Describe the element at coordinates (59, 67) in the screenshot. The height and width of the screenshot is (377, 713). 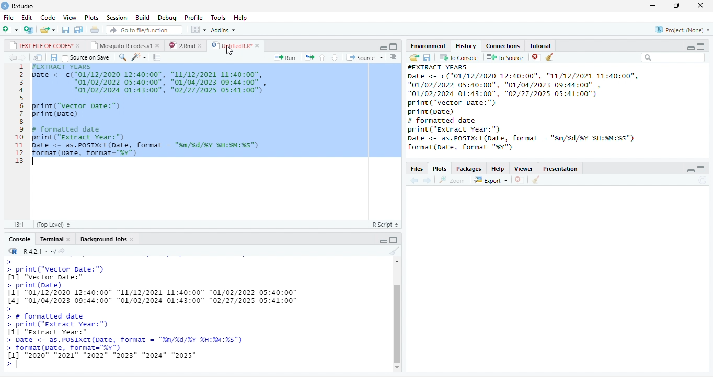
I see `#EXTRACT YEARS` at that location.